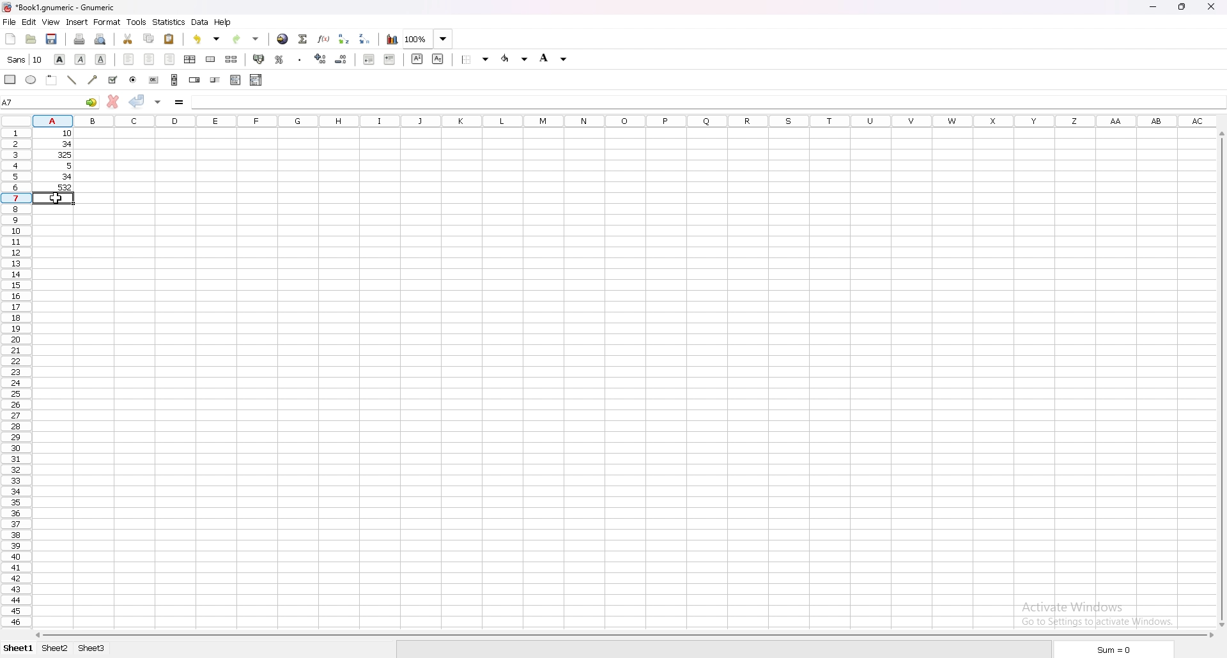 The image size is (1227, 658). What do you see at coordinates (129, 57) in the screenshot?
I see `left align` at bounding box center [129, 57].